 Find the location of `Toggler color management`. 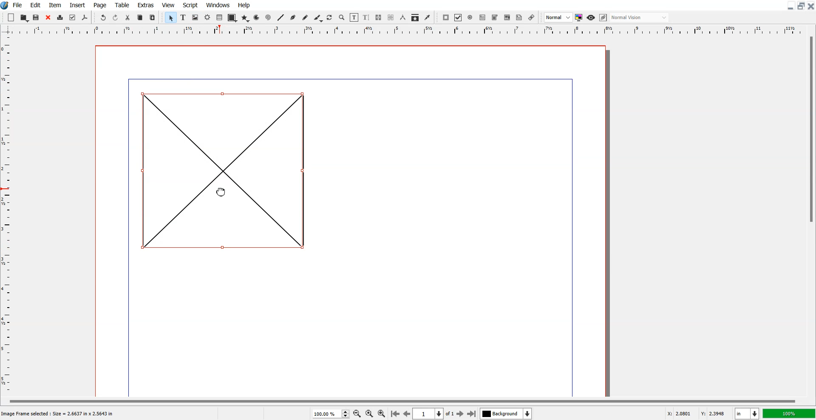

Toggler color management is located at coordinates (579, 17).